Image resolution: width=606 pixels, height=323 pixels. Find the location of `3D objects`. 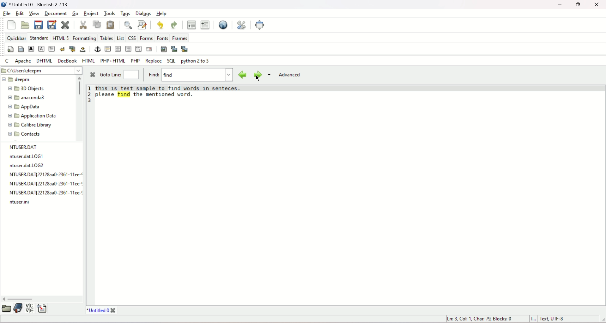

3D objects is located at coordinates (26, 88).